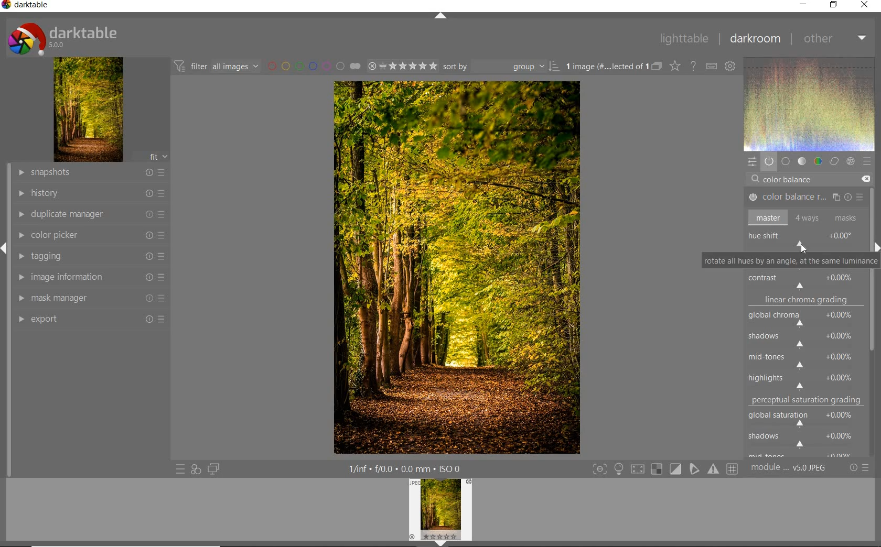 The image size is (881, 547). What do you see at coordinates (806, 417) in the screenshot?
I see `global saturation` at bounding box center [806, 417].